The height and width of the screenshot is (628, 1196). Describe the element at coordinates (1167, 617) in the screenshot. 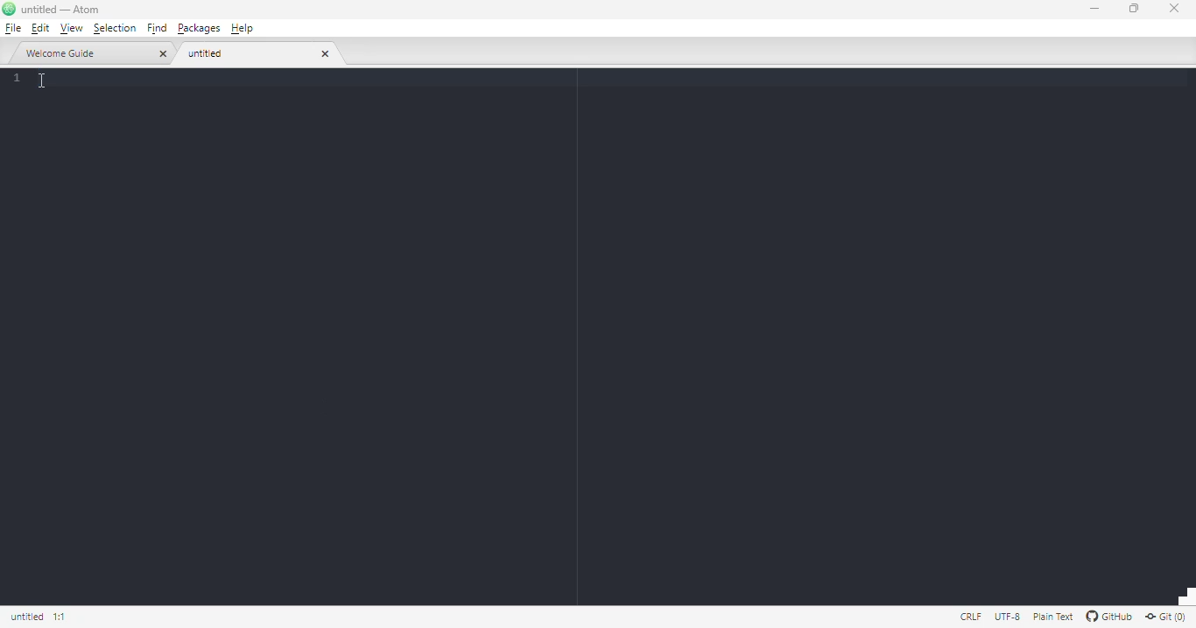

I see `git(0)` at that location.